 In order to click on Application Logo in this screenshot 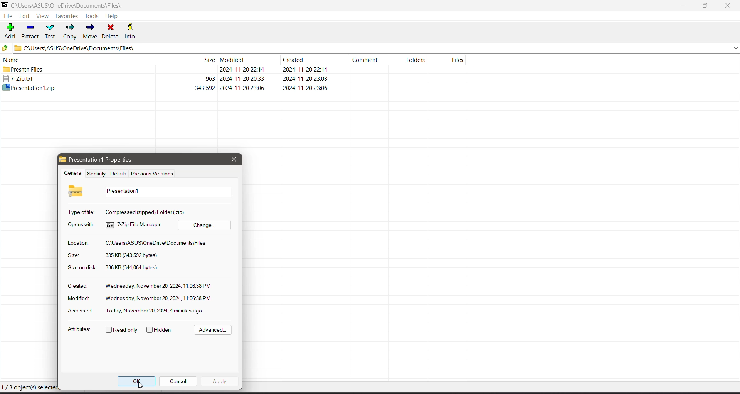, I will do `click(5, 6)`.